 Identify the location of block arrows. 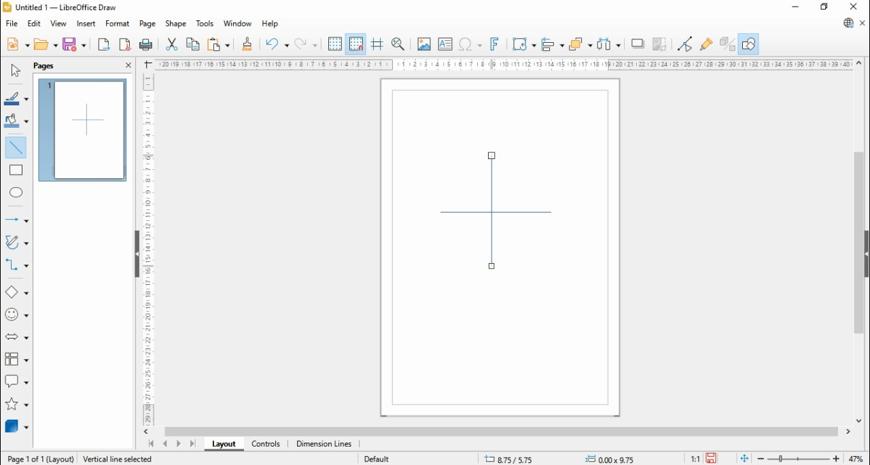
(16, 337).